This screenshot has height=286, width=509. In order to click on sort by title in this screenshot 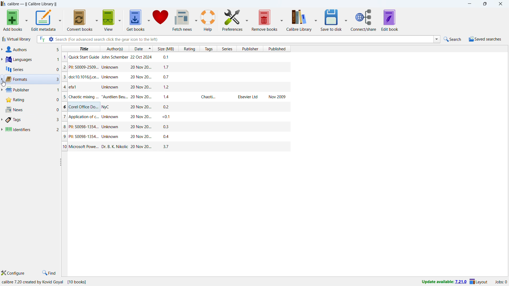, I will do `click(80, 48)`.